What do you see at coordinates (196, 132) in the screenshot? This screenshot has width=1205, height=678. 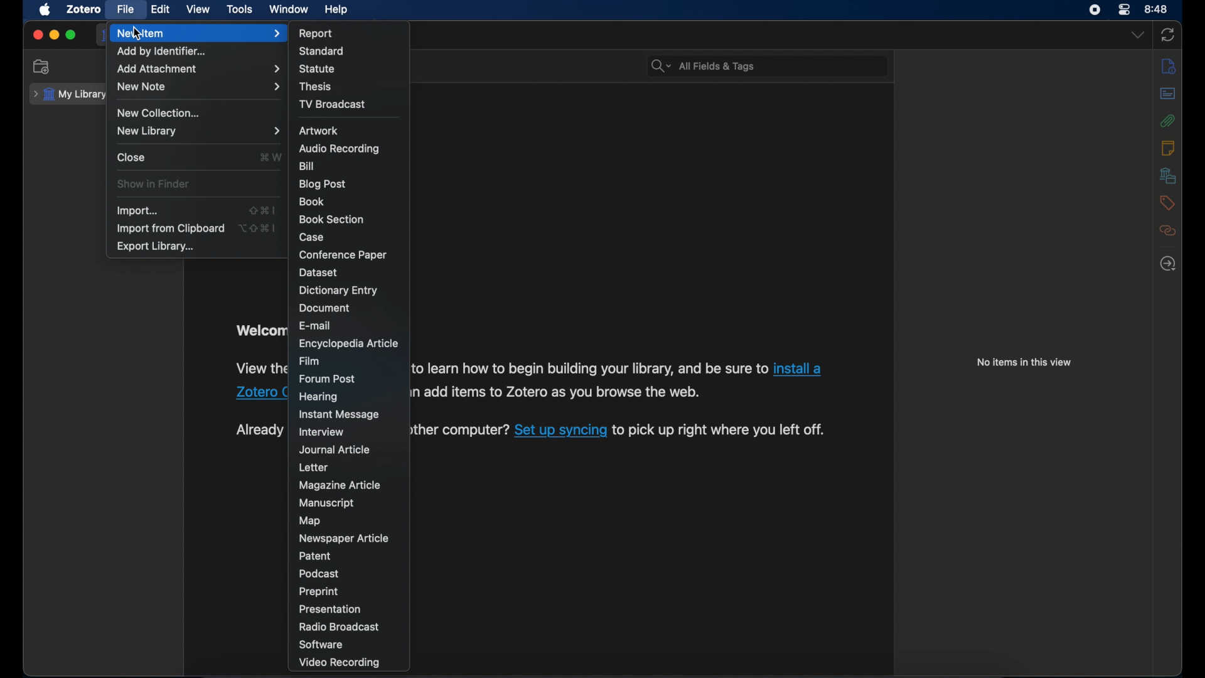 I see `new library ` at bounding box center [196, 132].